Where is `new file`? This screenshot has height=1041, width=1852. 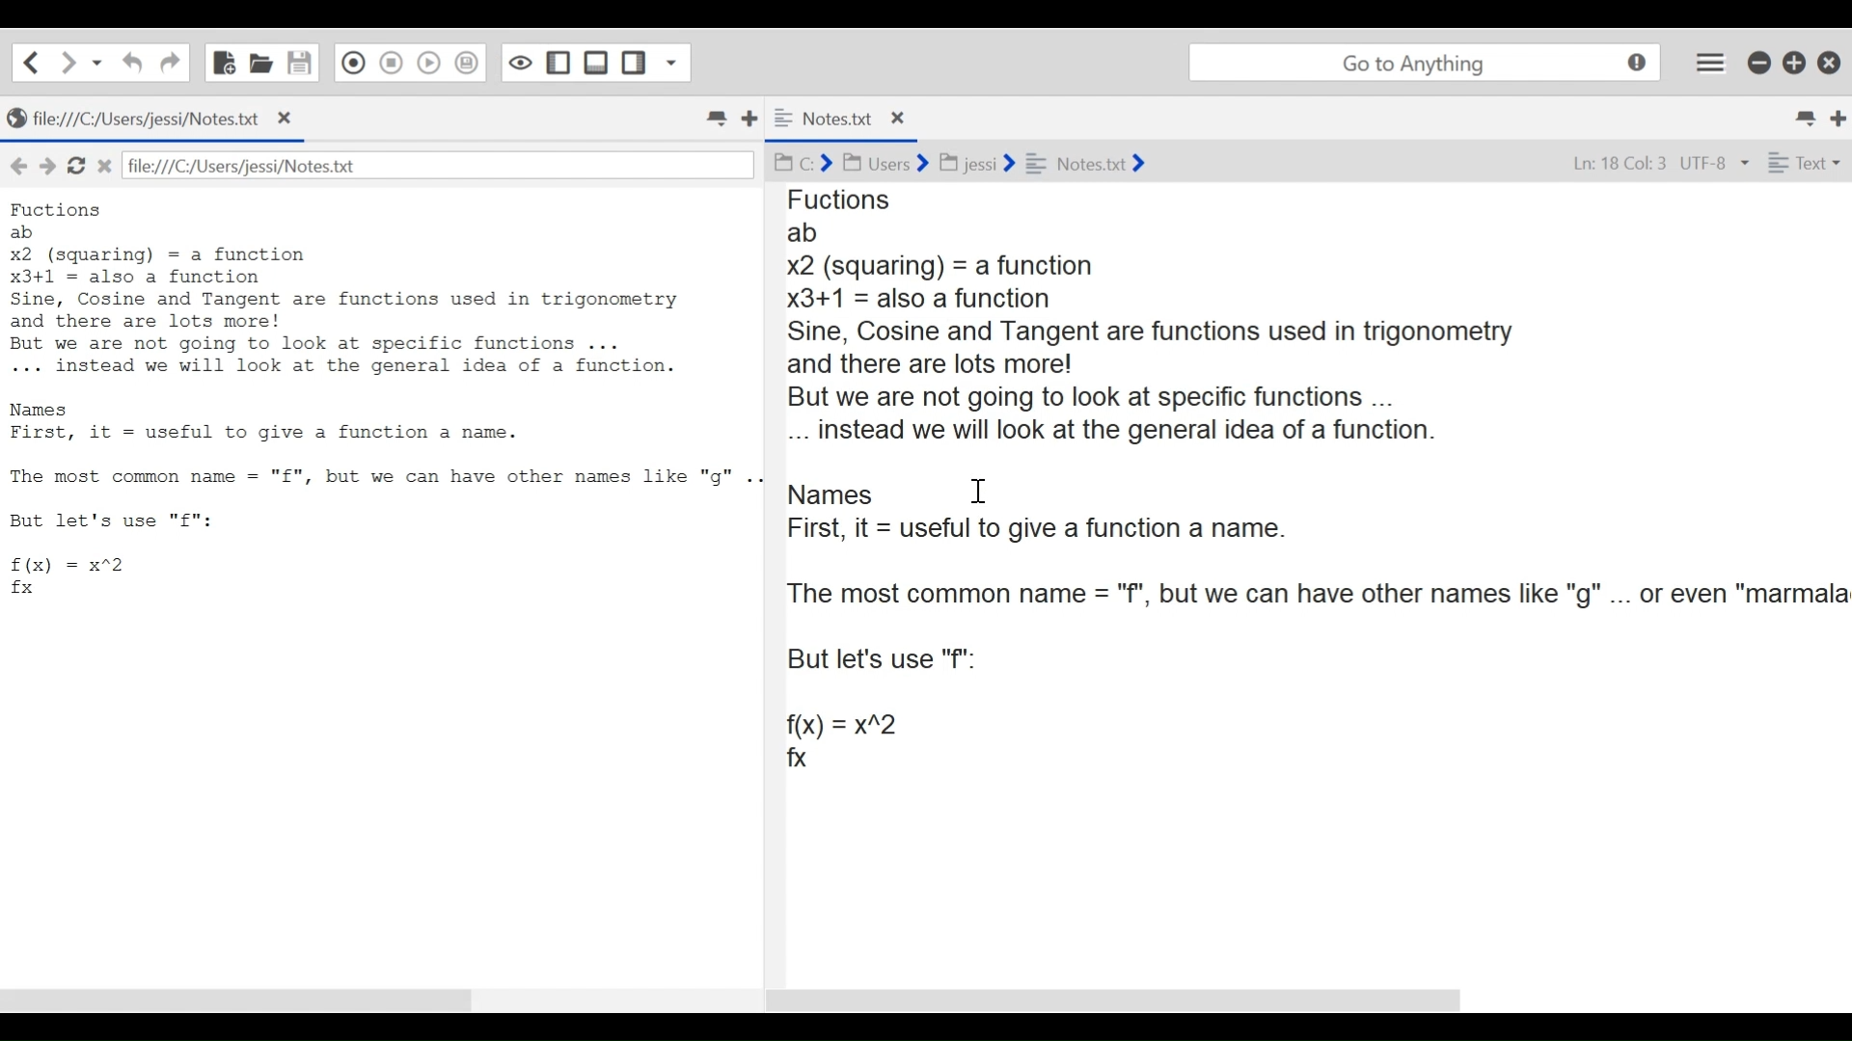
new file is located at coordinates (223, 62).